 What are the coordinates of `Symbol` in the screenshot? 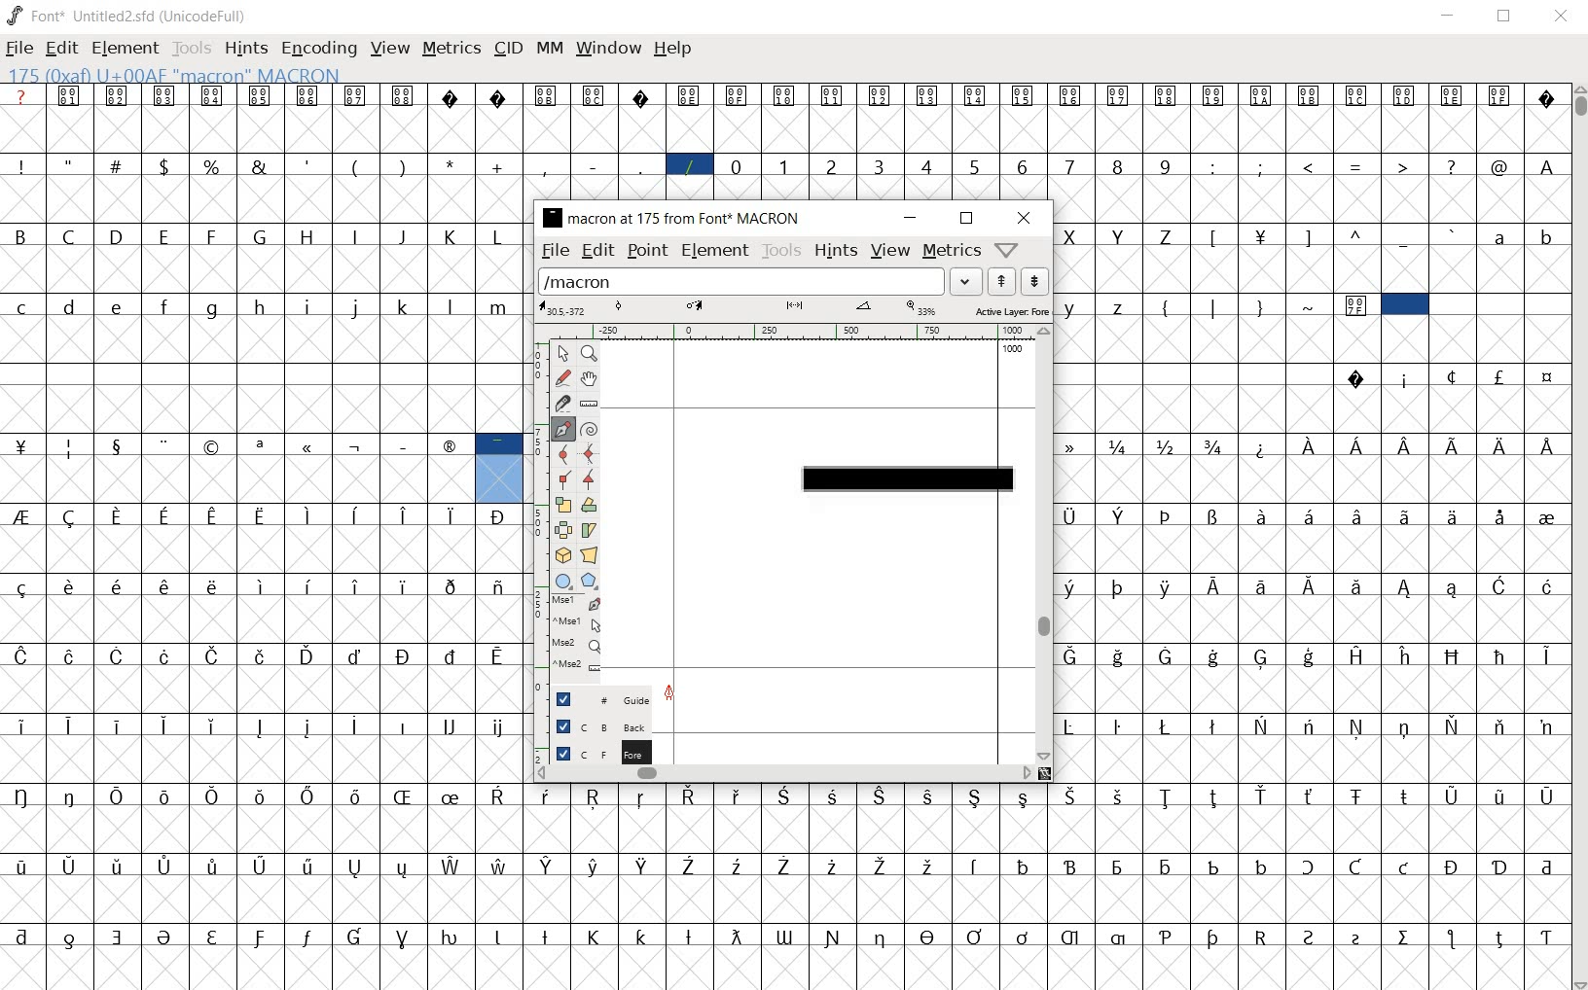 It's located at (1118, 865).